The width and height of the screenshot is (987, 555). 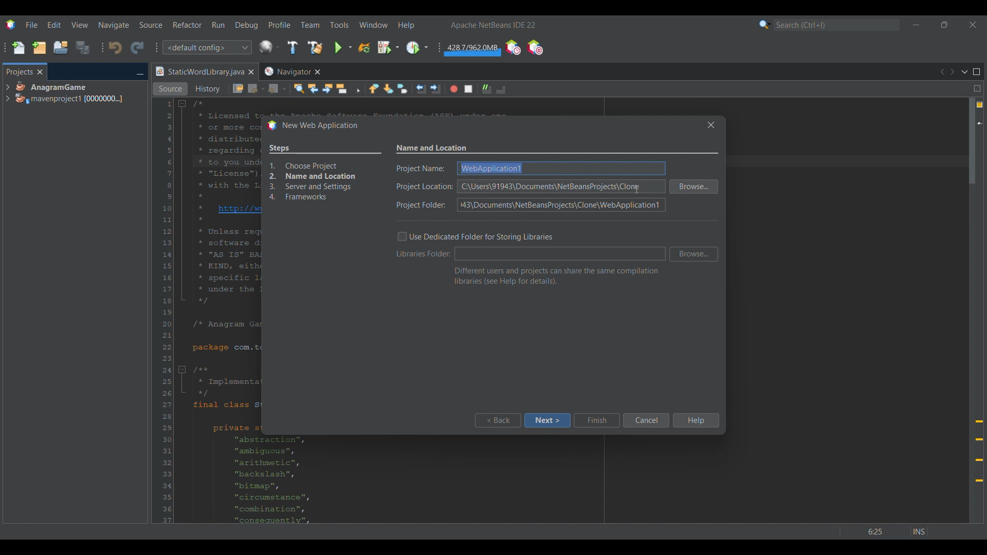 I want to click on Profile IDE, so click(x=513, y=48).